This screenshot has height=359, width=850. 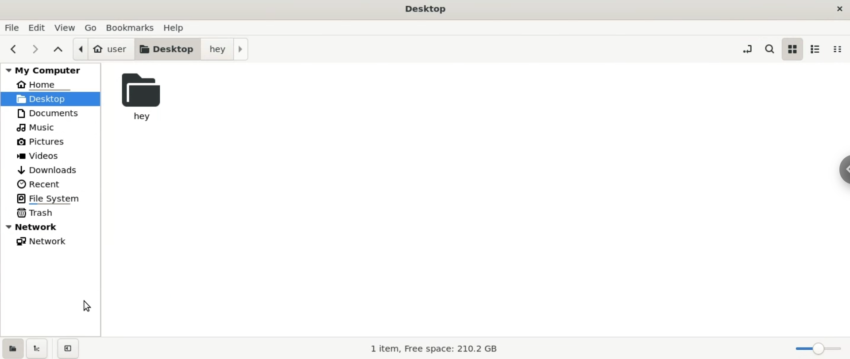 I want to click on home, so click(x=40, y=85).